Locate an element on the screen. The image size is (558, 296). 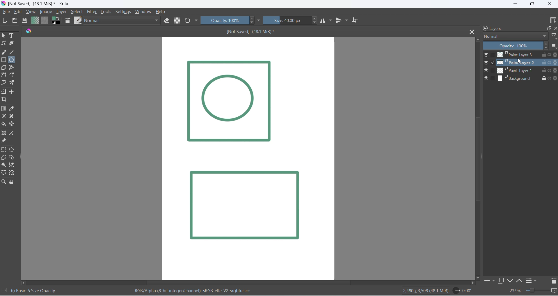
Preserver alpha is located at coordinates (553, 62).